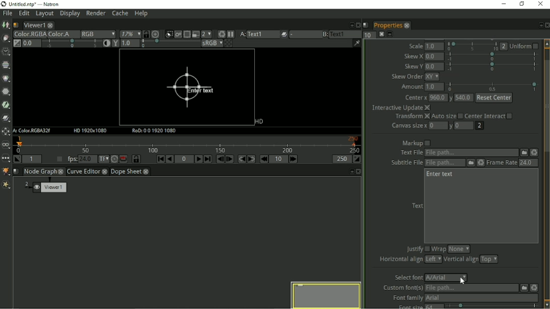 Image resolution: width=550 pixels, height=309 pixels. Describe the element at coordinates (146, 172) in the screenshot. I see `close` at that location.